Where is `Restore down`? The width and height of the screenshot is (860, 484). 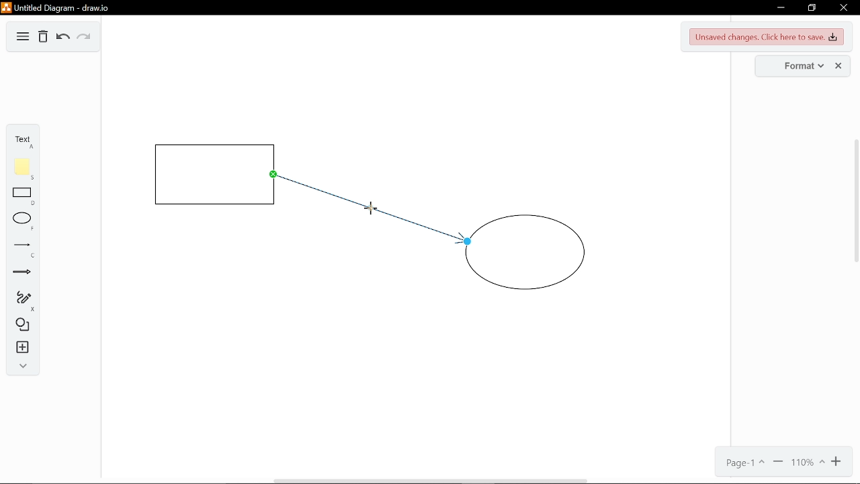
Restore down is located at coordinates (812, 7).